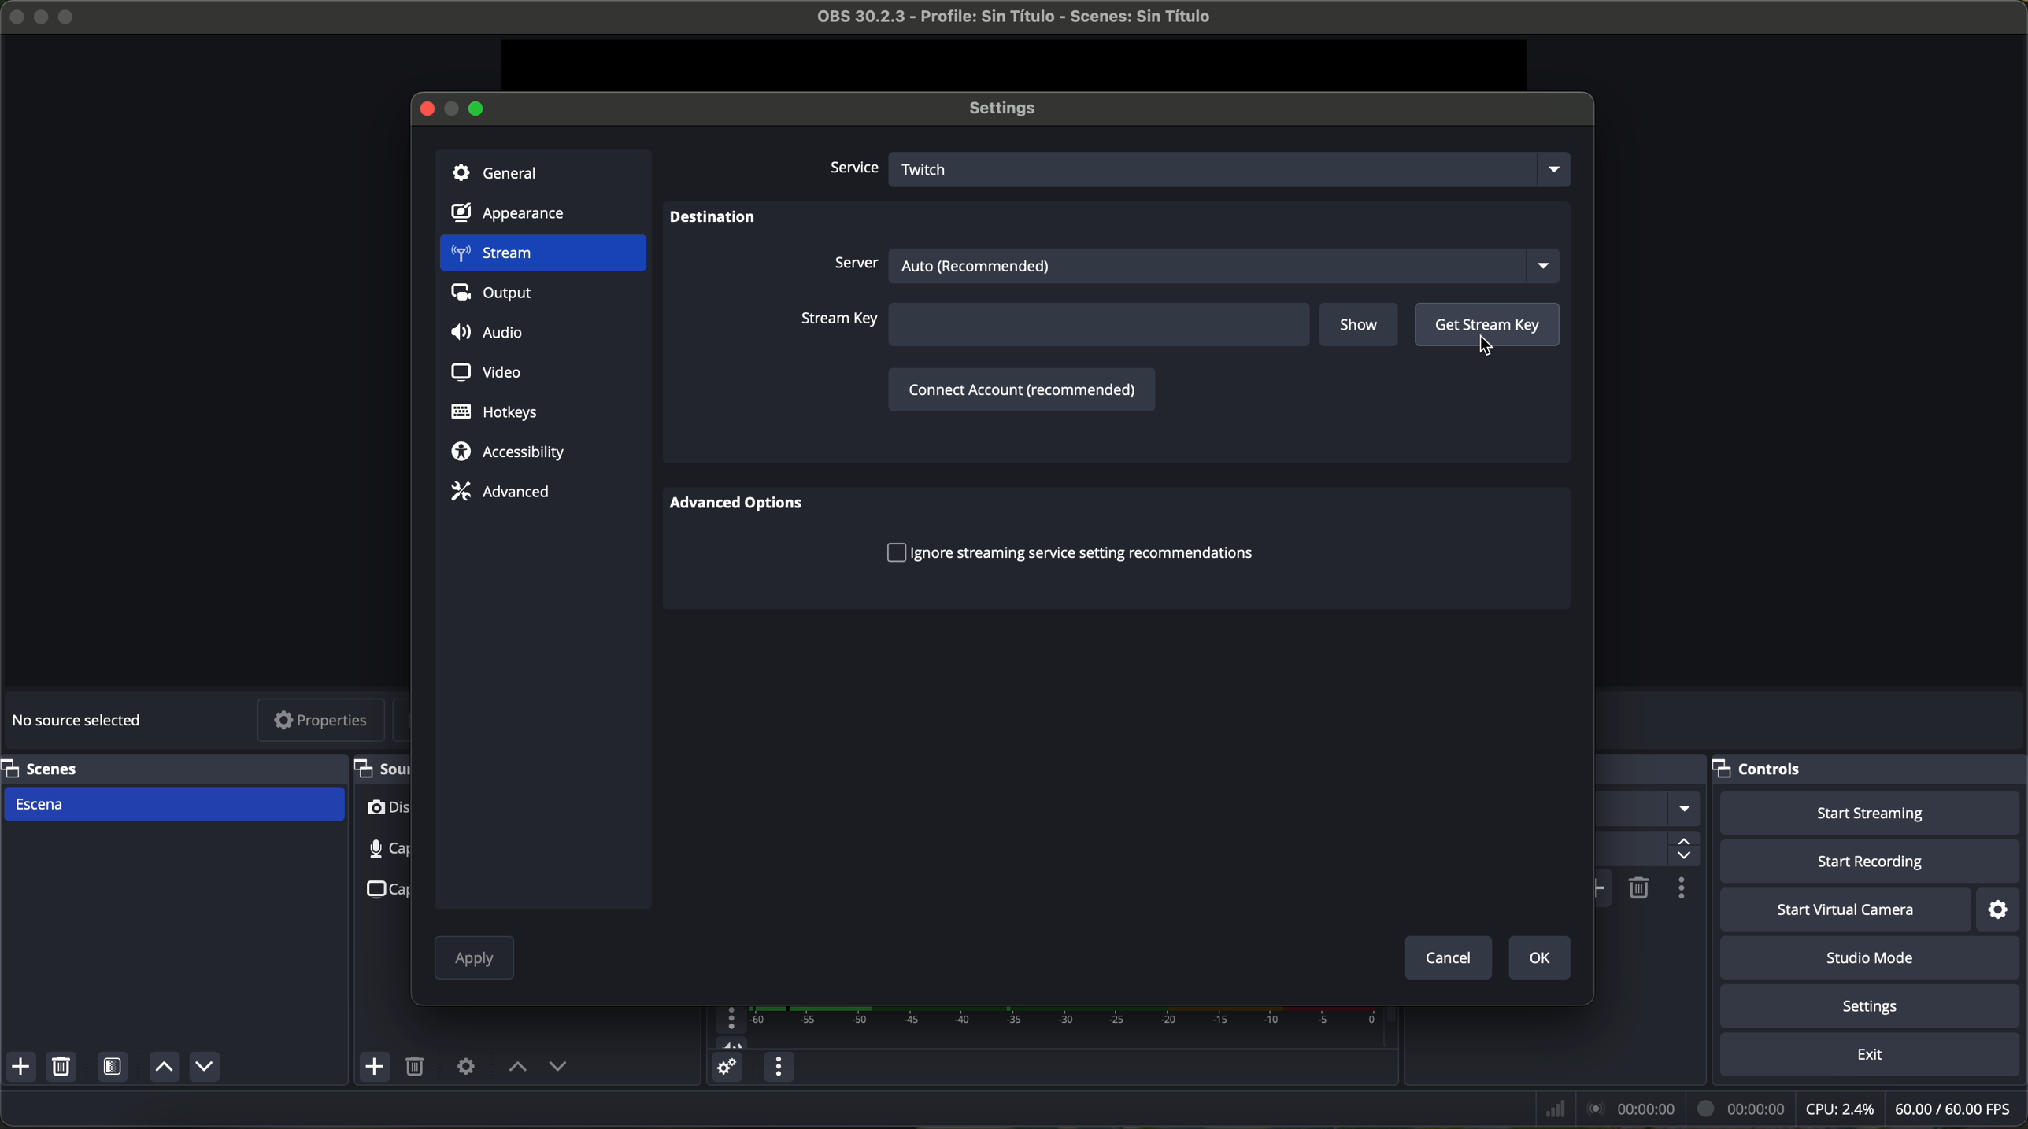 The width and height of the screenshot is (2028, 1129). What do you see at coordinates (465, 1065) in the screenshot?
I see `open source properties` at bounding box center [465, 1065].